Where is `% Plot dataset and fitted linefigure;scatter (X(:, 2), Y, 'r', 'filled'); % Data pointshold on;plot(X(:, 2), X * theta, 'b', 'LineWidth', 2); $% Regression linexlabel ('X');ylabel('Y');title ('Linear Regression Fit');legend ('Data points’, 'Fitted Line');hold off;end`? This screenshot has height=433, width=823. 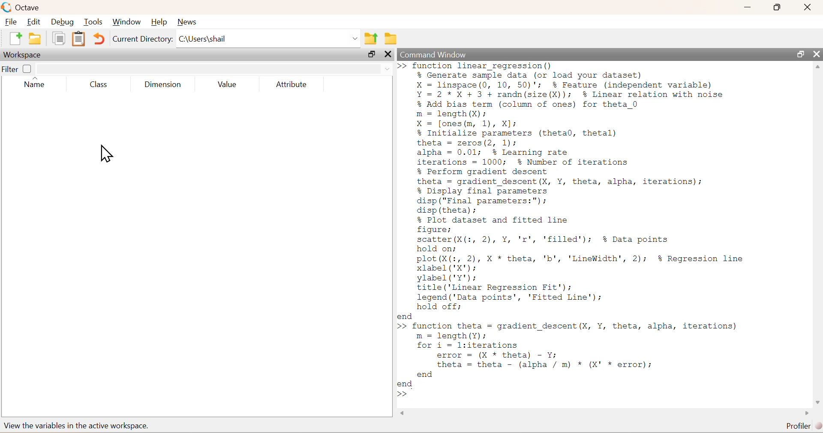 % Plot dataset and fitted linefigure;scatter (X(:, 2), Y, 'r', 'filled'); % Data pointshold on;plot(X(:, 2), X * theta, 'b', 'LineWidth', 2); $% Regression linexlabel ('X');ylabel('Y');title ('Linear Regression Fit');legend ('Data points’, 'Fitted Line');hold off;end is located at coordinates (577, 268).